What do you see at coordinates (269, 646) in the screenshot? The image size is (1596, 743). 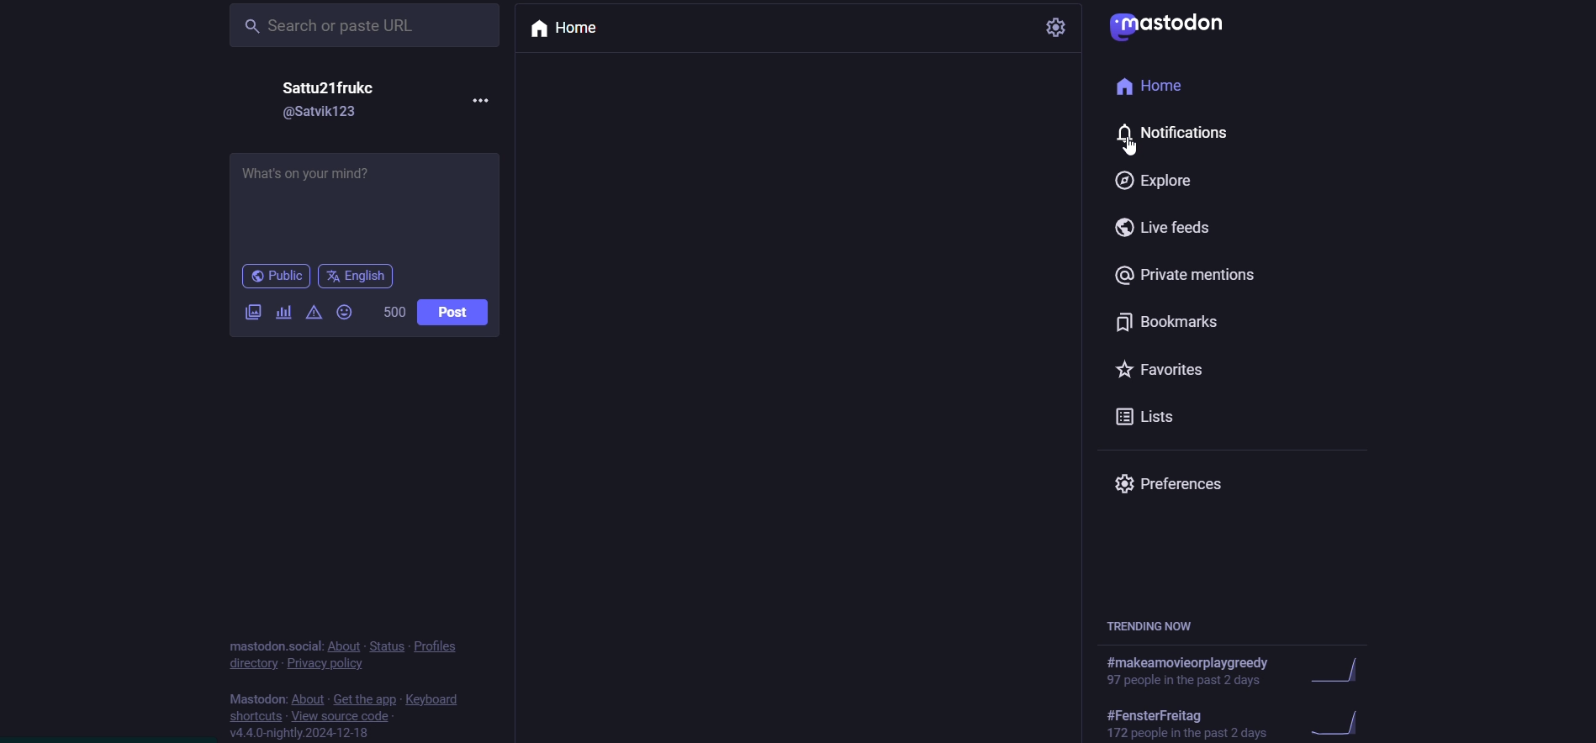 I see `mastodon.social` at bounding box center [269, 646].